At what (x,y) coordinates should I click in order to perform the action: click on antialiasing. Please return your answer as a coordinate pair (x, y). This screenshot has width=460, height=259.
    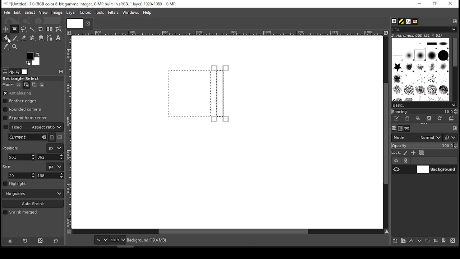
    Looking at the image, I should click on (18, 94).